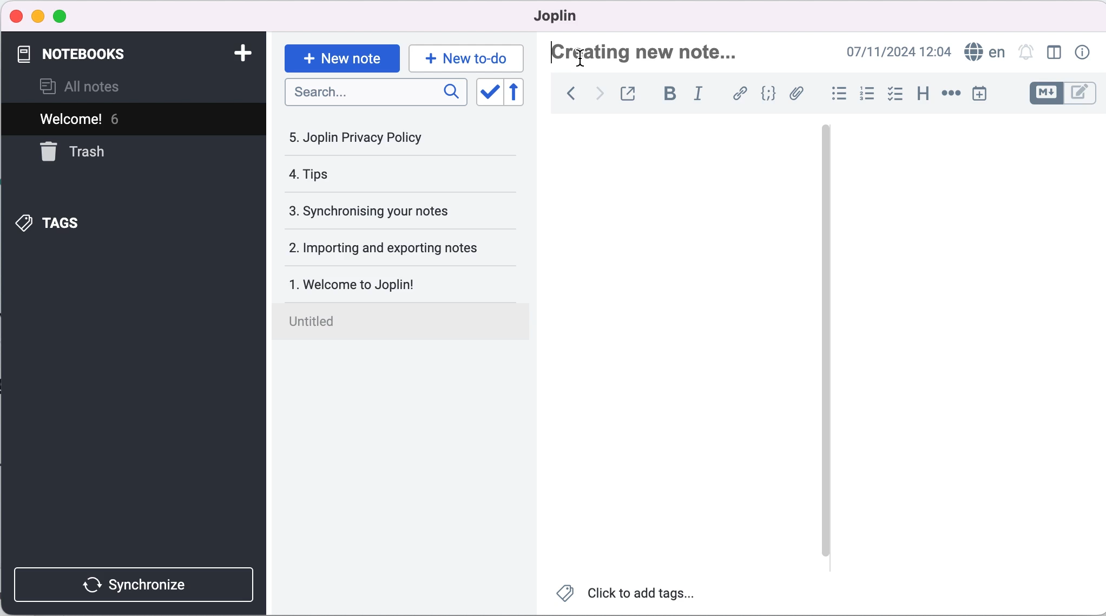  I want to click on blank canvas note 1, so click(677, 348).